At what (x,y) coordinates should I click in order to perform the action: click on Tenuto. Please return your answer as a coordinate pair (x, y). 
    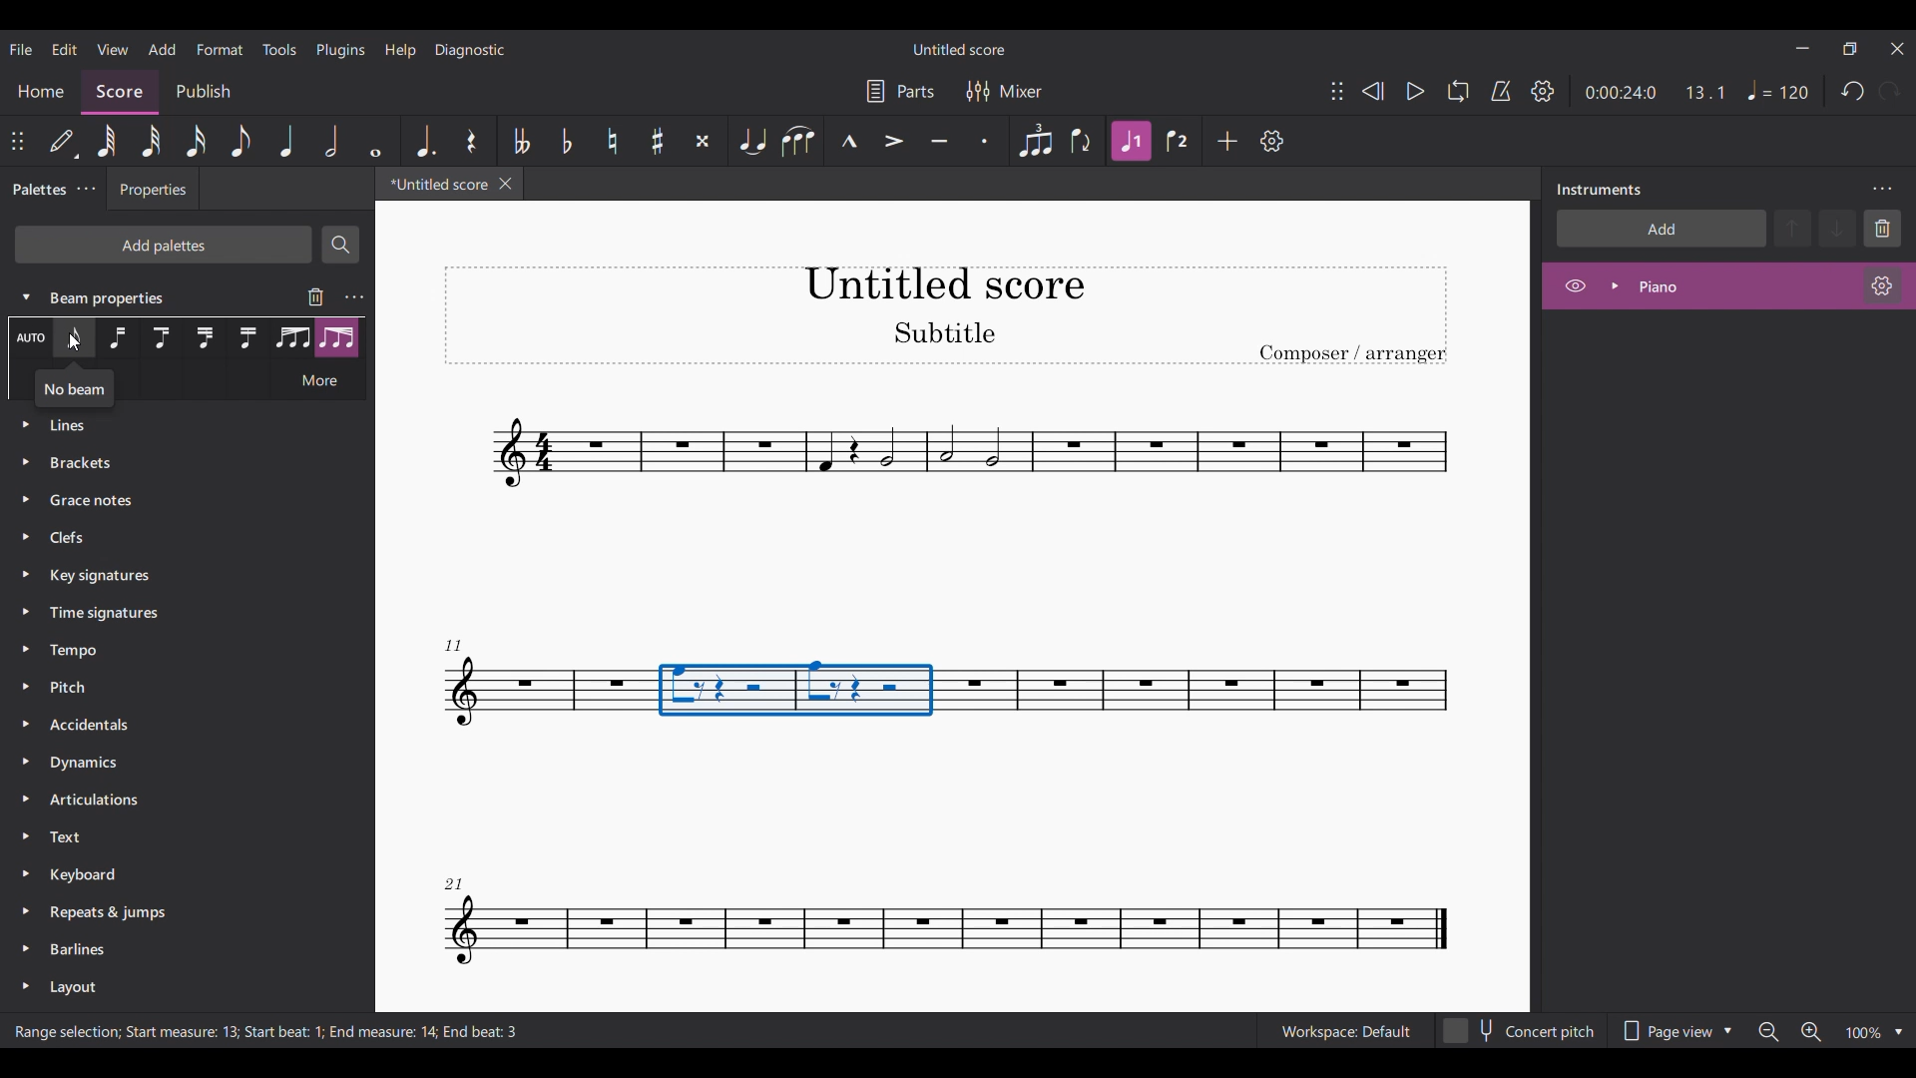
    Looking at the image, I should click on (939, 141).